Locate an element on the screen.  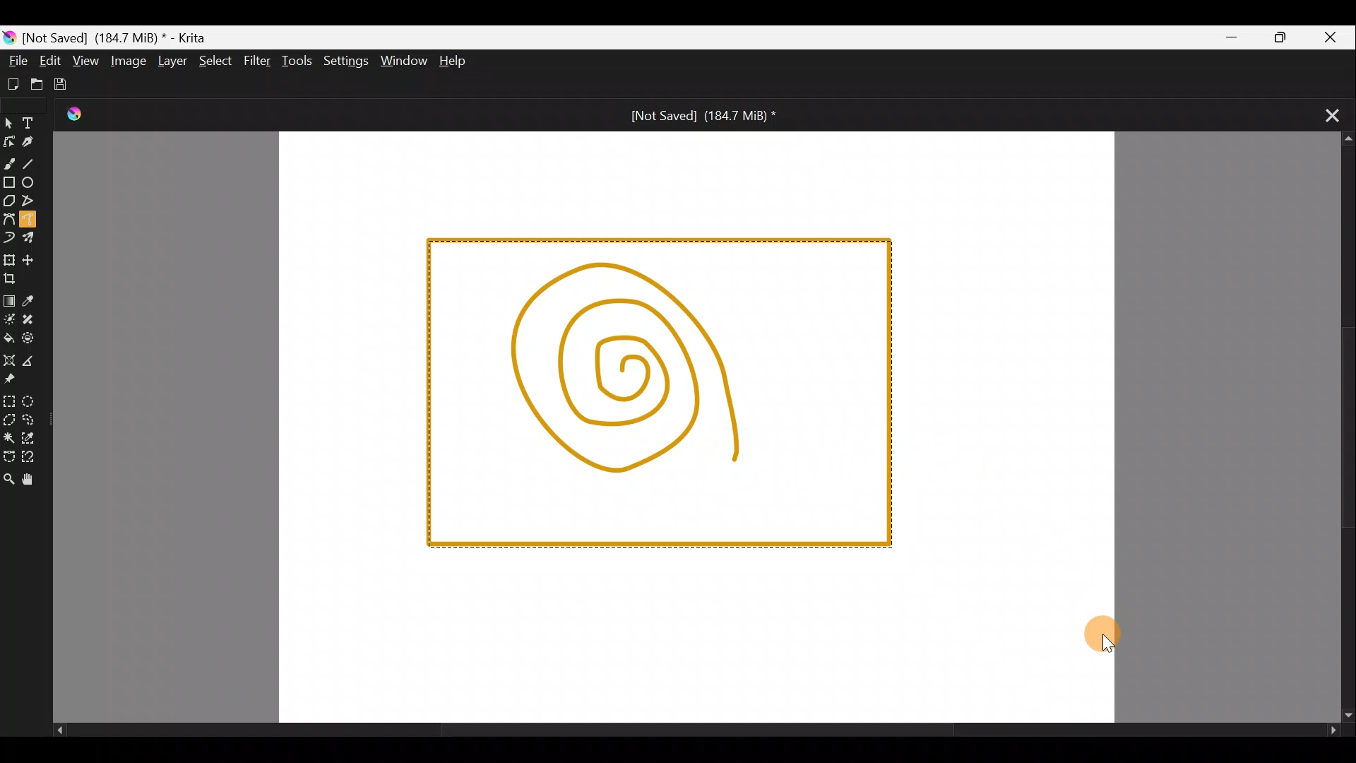
Edit is located at coordinates (44, 60).